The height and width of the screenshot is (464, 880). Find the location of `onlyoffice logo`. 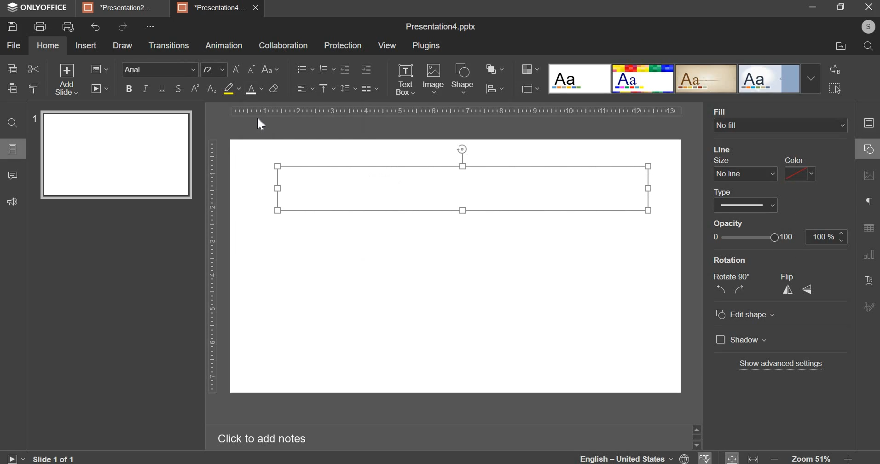

onlyoffice logo is located at coordinates (12, 7).